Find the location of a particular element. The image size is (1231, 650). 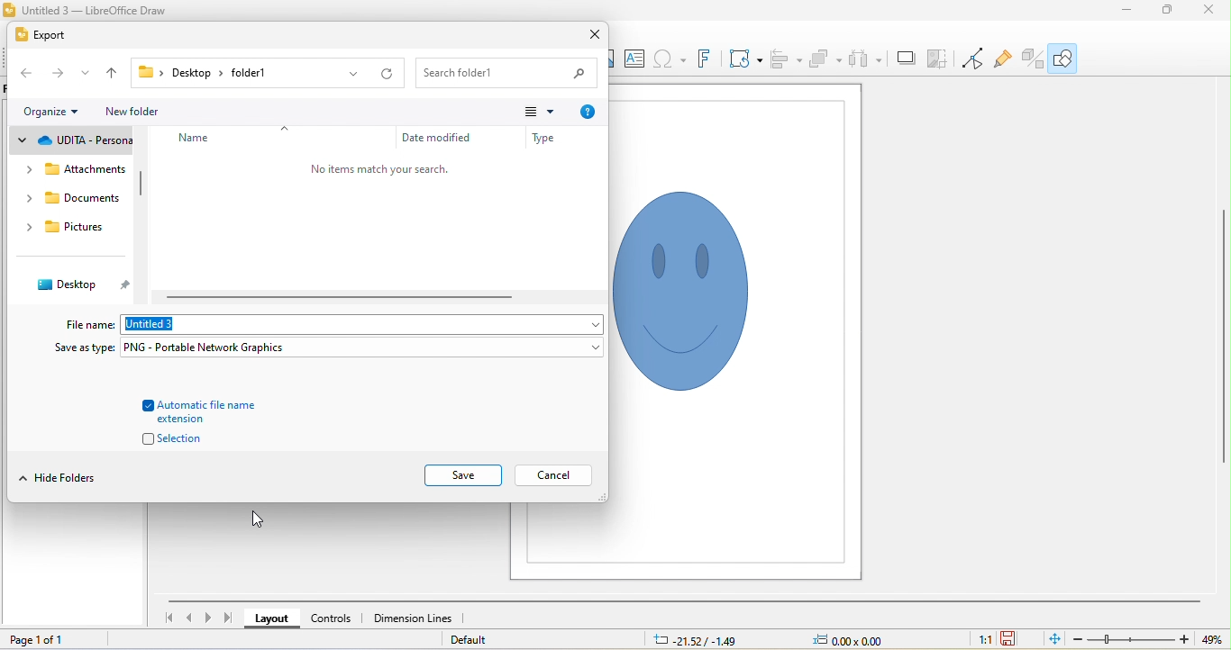

font work text is located at coordinates (704, 60).